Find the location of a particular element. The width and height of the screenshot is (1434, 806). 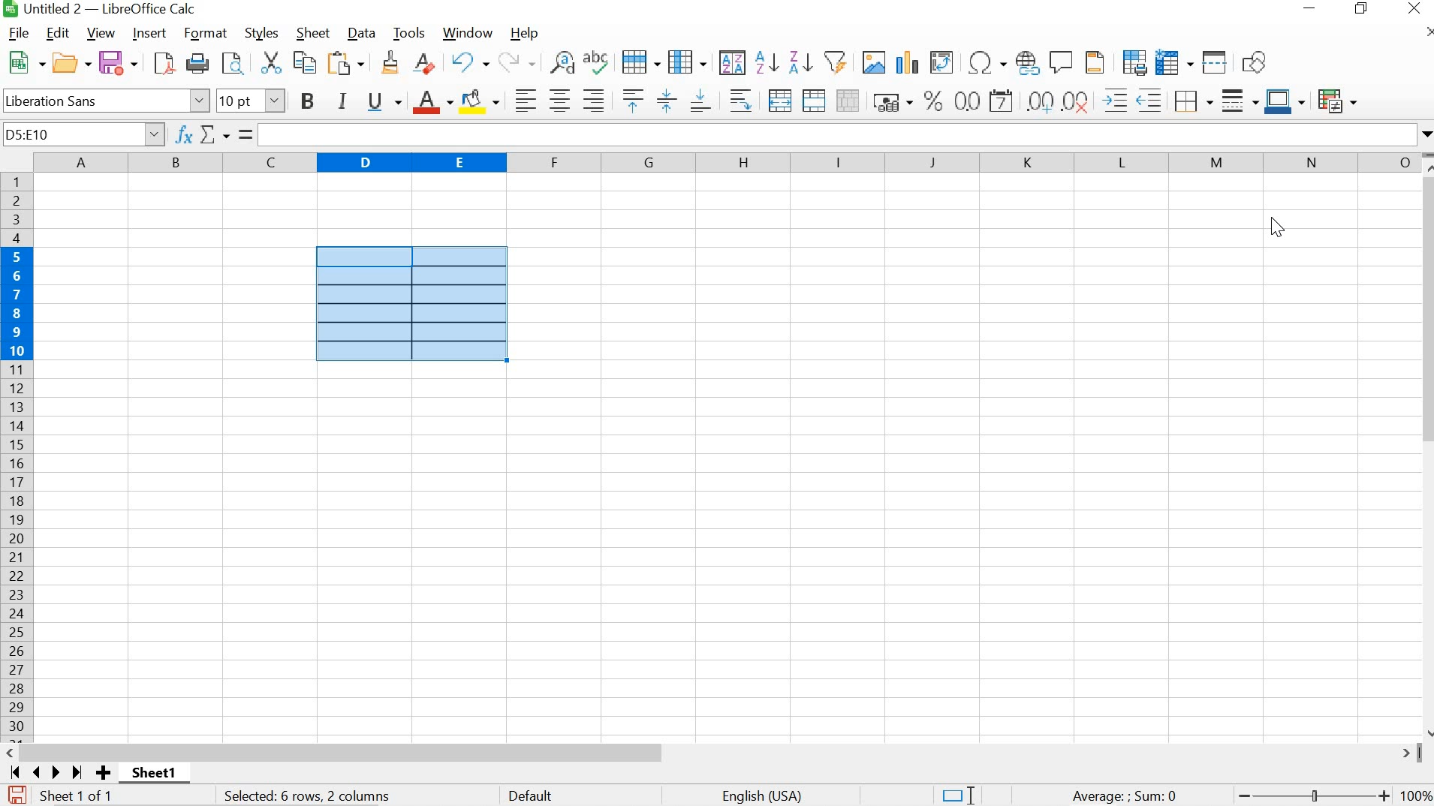

FORMAT AS NUMBER is located at coordinates (966, 100).